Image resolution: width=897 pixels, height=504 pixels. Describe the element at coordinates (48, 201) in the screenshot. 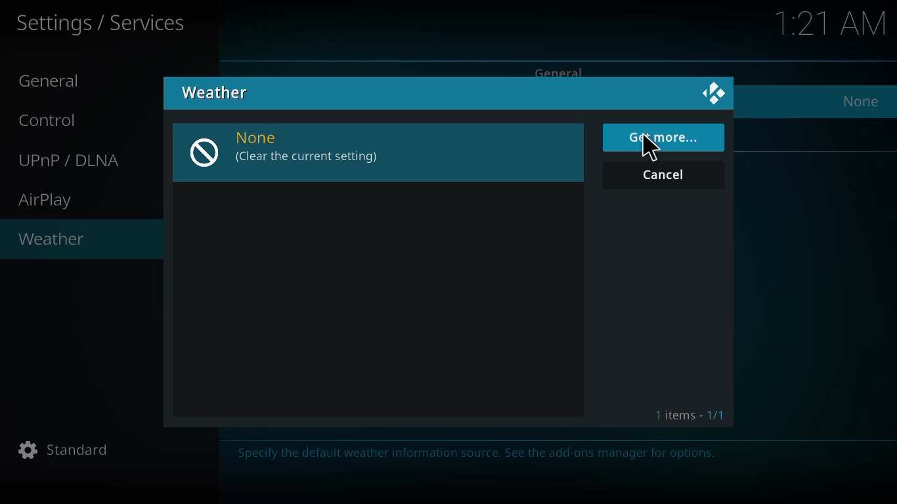

I see `airplay` at that location.